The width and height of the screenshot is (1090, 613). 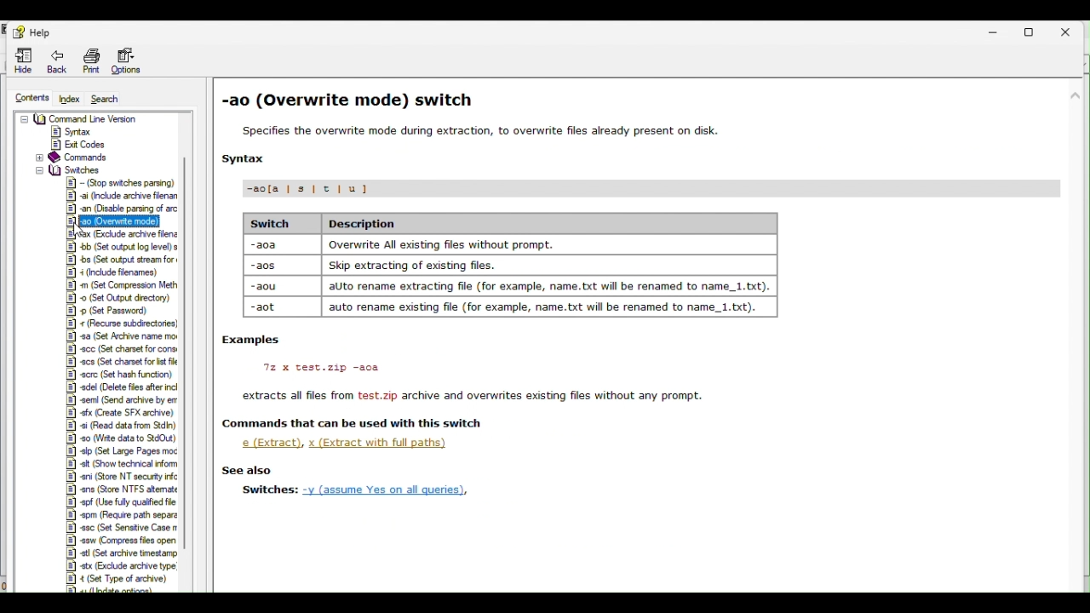 What do you see at coordinates (123, 401) in the screenshot?
I see `5] semi (Send archive by er` at bounding box center [123, 401].